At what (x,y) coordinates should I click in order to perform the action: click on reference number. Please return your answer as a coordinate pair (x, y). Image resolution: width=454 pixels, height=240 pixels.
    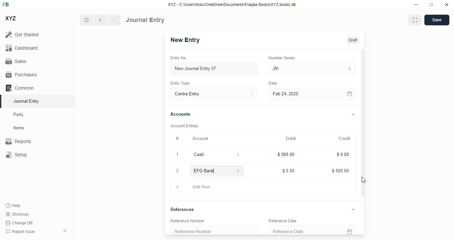
    Looking at the image, I should click on (187, 220).